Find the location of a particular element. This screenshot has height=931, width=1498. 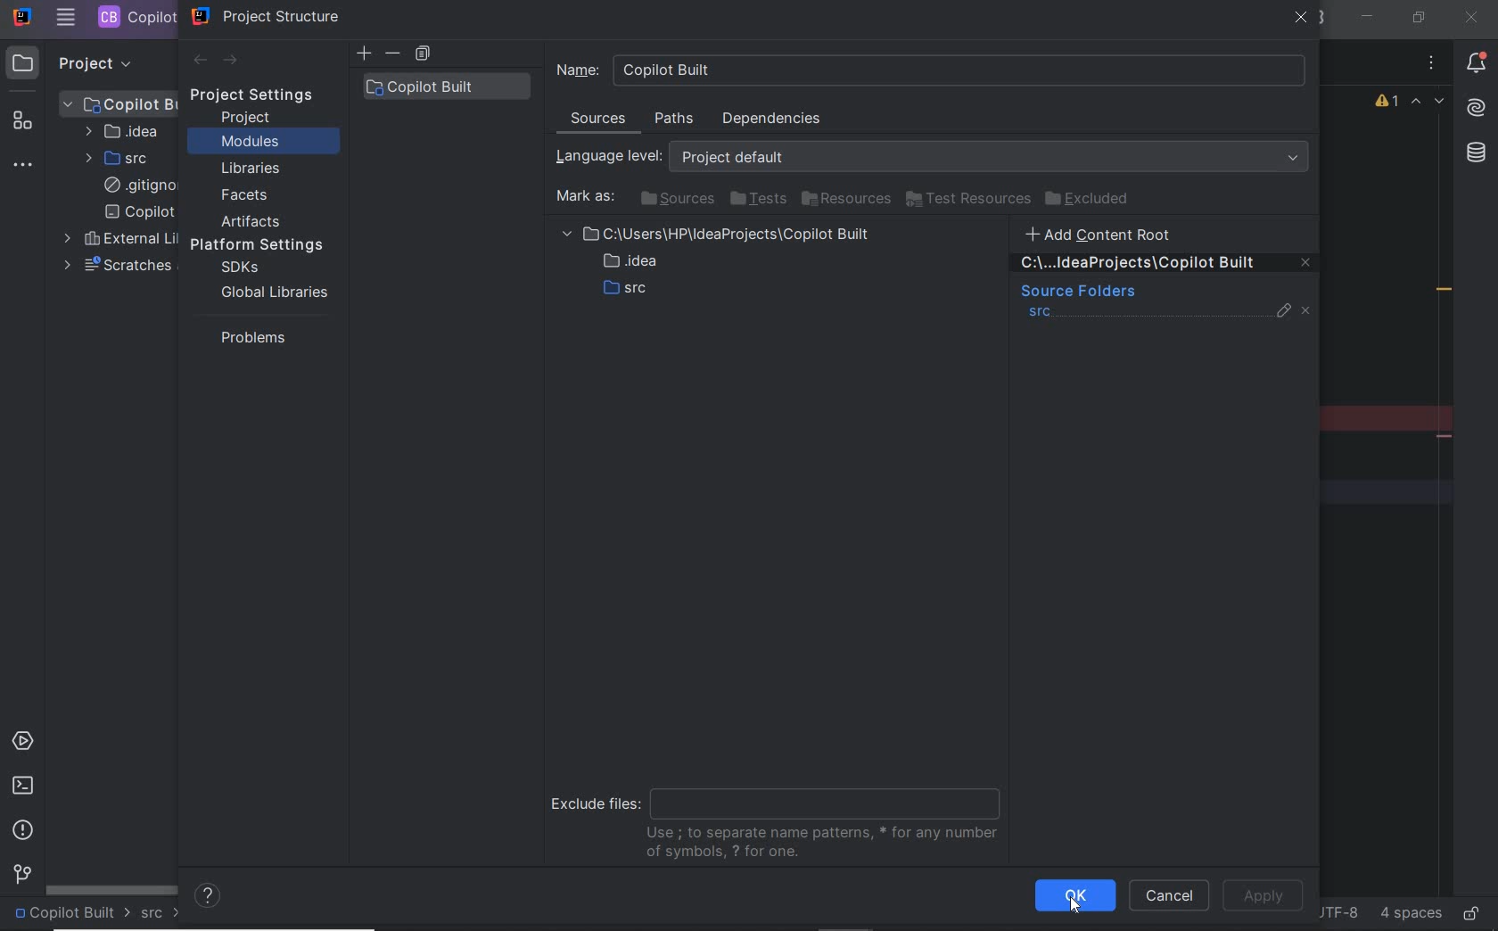

redundant call is located at coordinates (1444, 292).